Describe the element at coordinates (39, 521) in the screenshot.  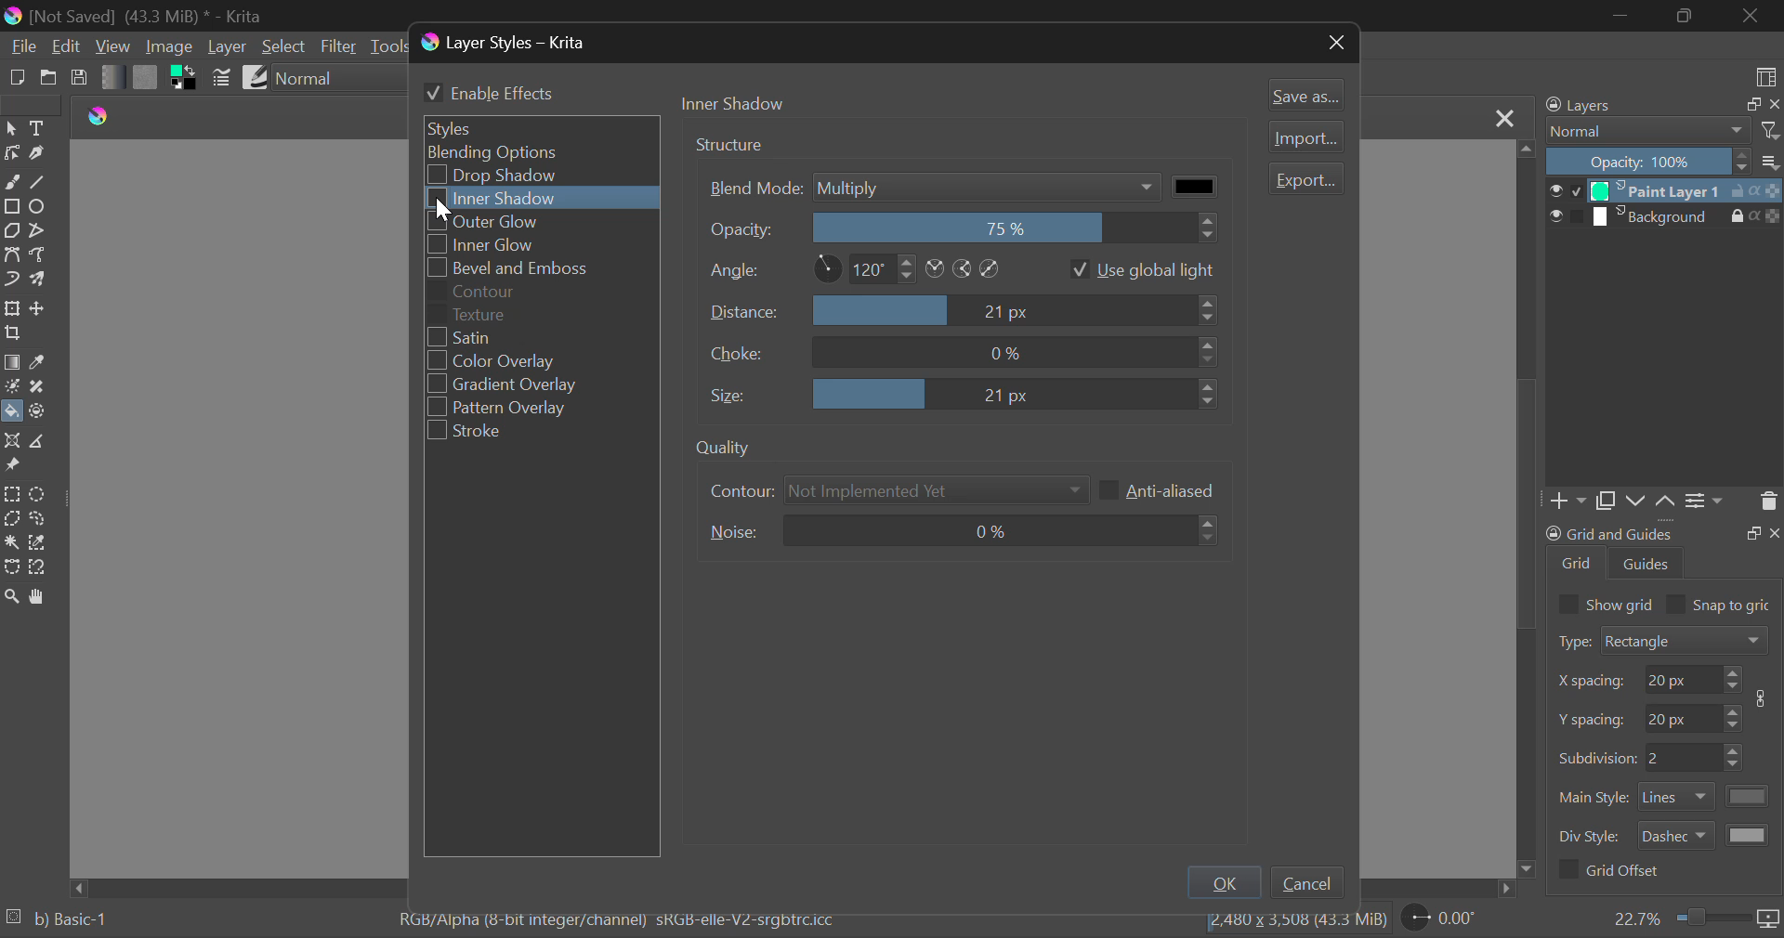
I see `Freehand Selection` at that location.